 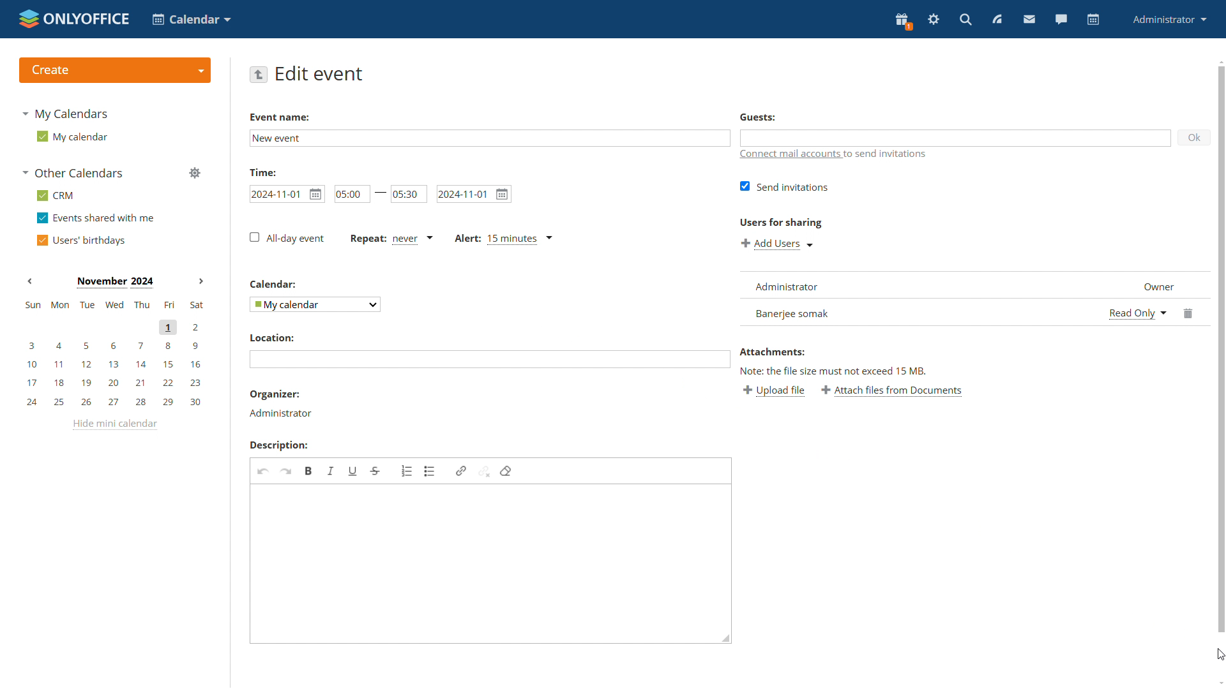 What do you see at coordinates (791, 156) in the screenshot?
I see `connect mail accounts` at bounding box center [791, 156].